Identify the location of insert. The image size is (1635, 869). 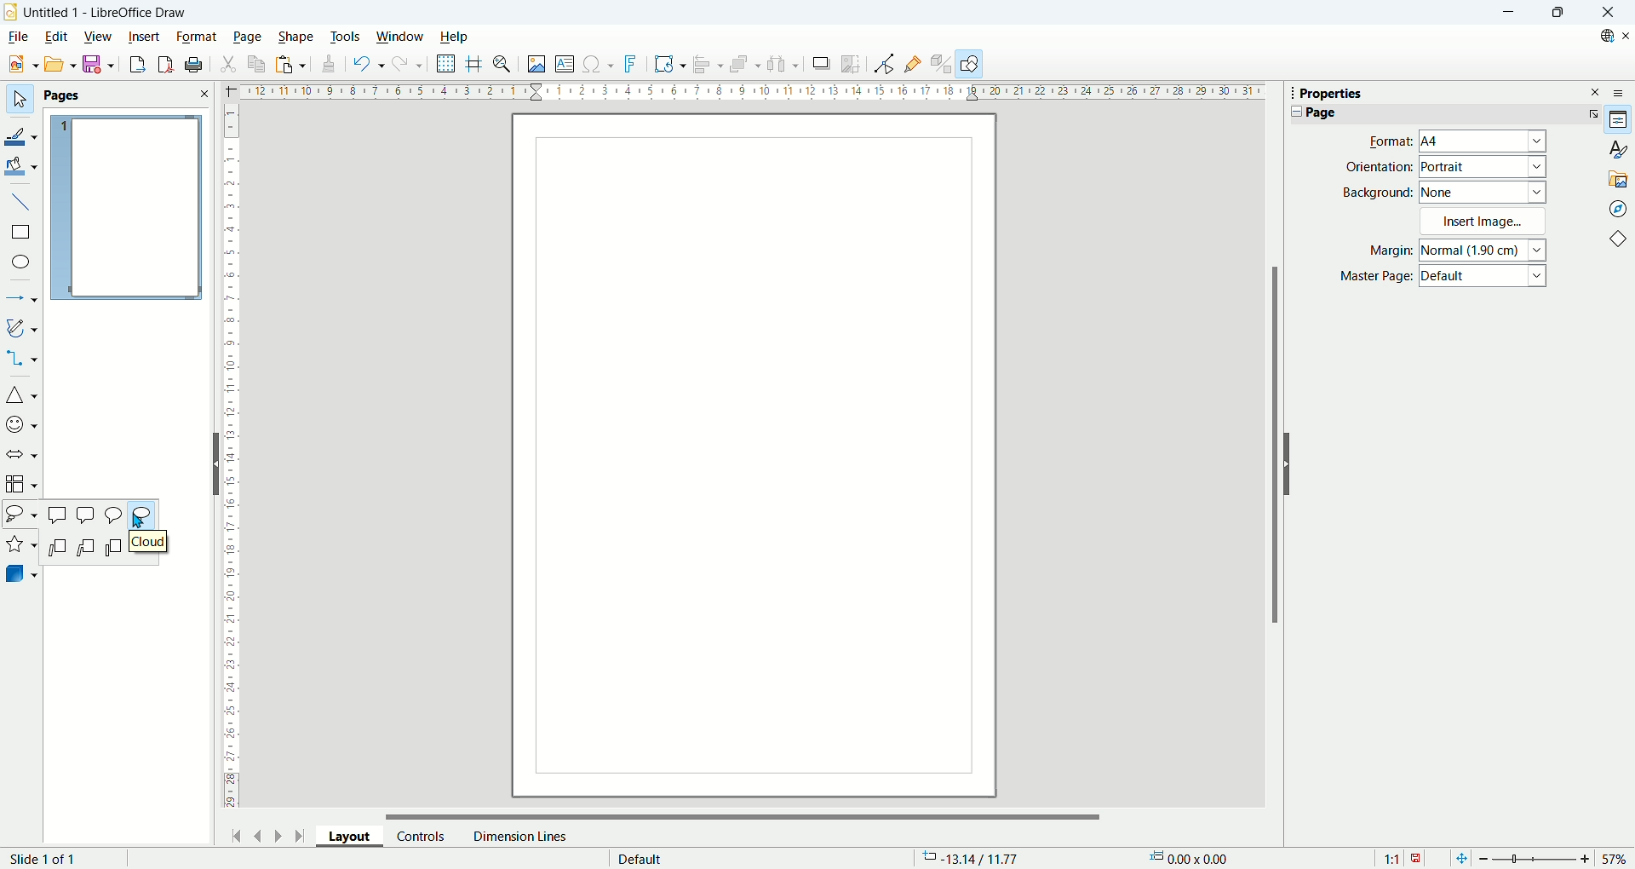
(145, 35).